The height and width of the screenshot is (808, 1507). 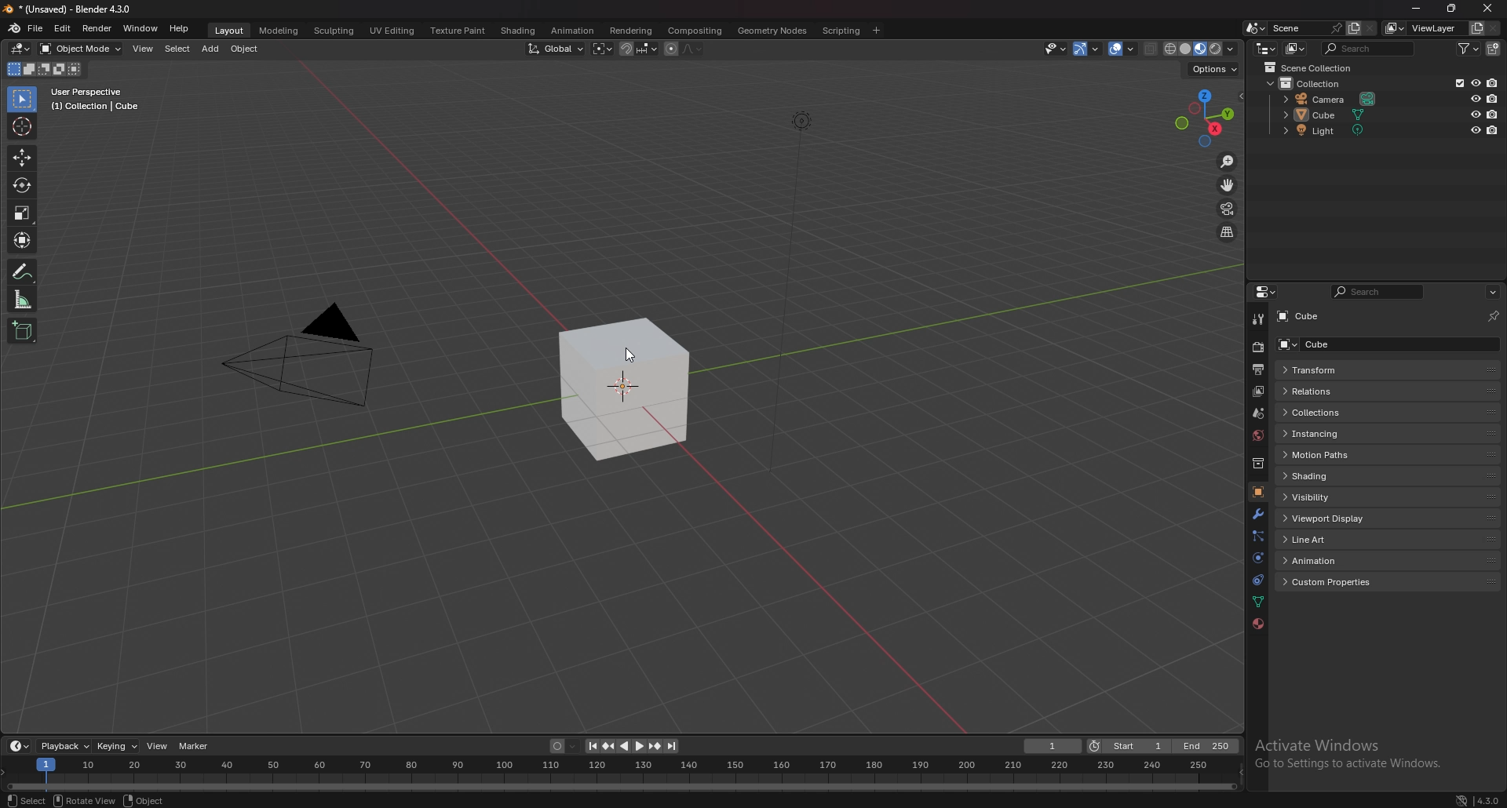 I want to click on camera view, so click(x=1228, y=207).